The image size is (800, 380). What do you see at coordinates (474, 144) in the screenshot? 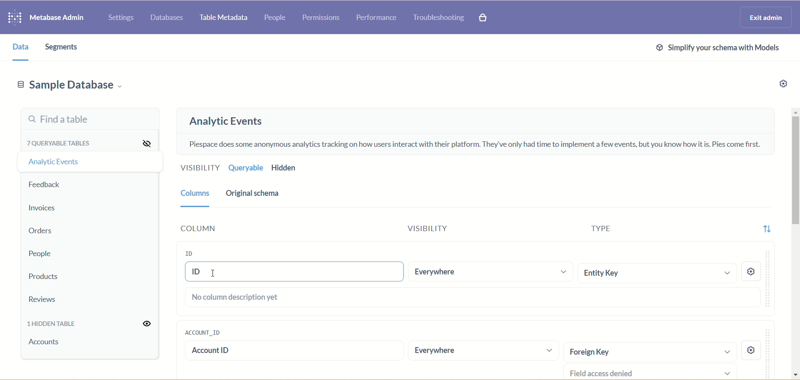
I see `Piespace does some anonymous analytics tracking on how users interact with their platform. They've only had time to implement a few events, but you know how it is. Pies come first.` at bounding box center [474, 144].